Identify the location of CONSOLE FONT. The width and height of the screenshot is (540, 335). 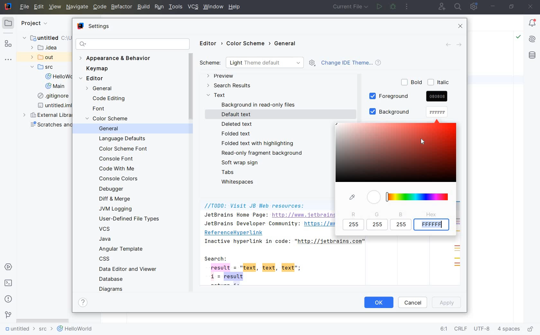
(117, 159).